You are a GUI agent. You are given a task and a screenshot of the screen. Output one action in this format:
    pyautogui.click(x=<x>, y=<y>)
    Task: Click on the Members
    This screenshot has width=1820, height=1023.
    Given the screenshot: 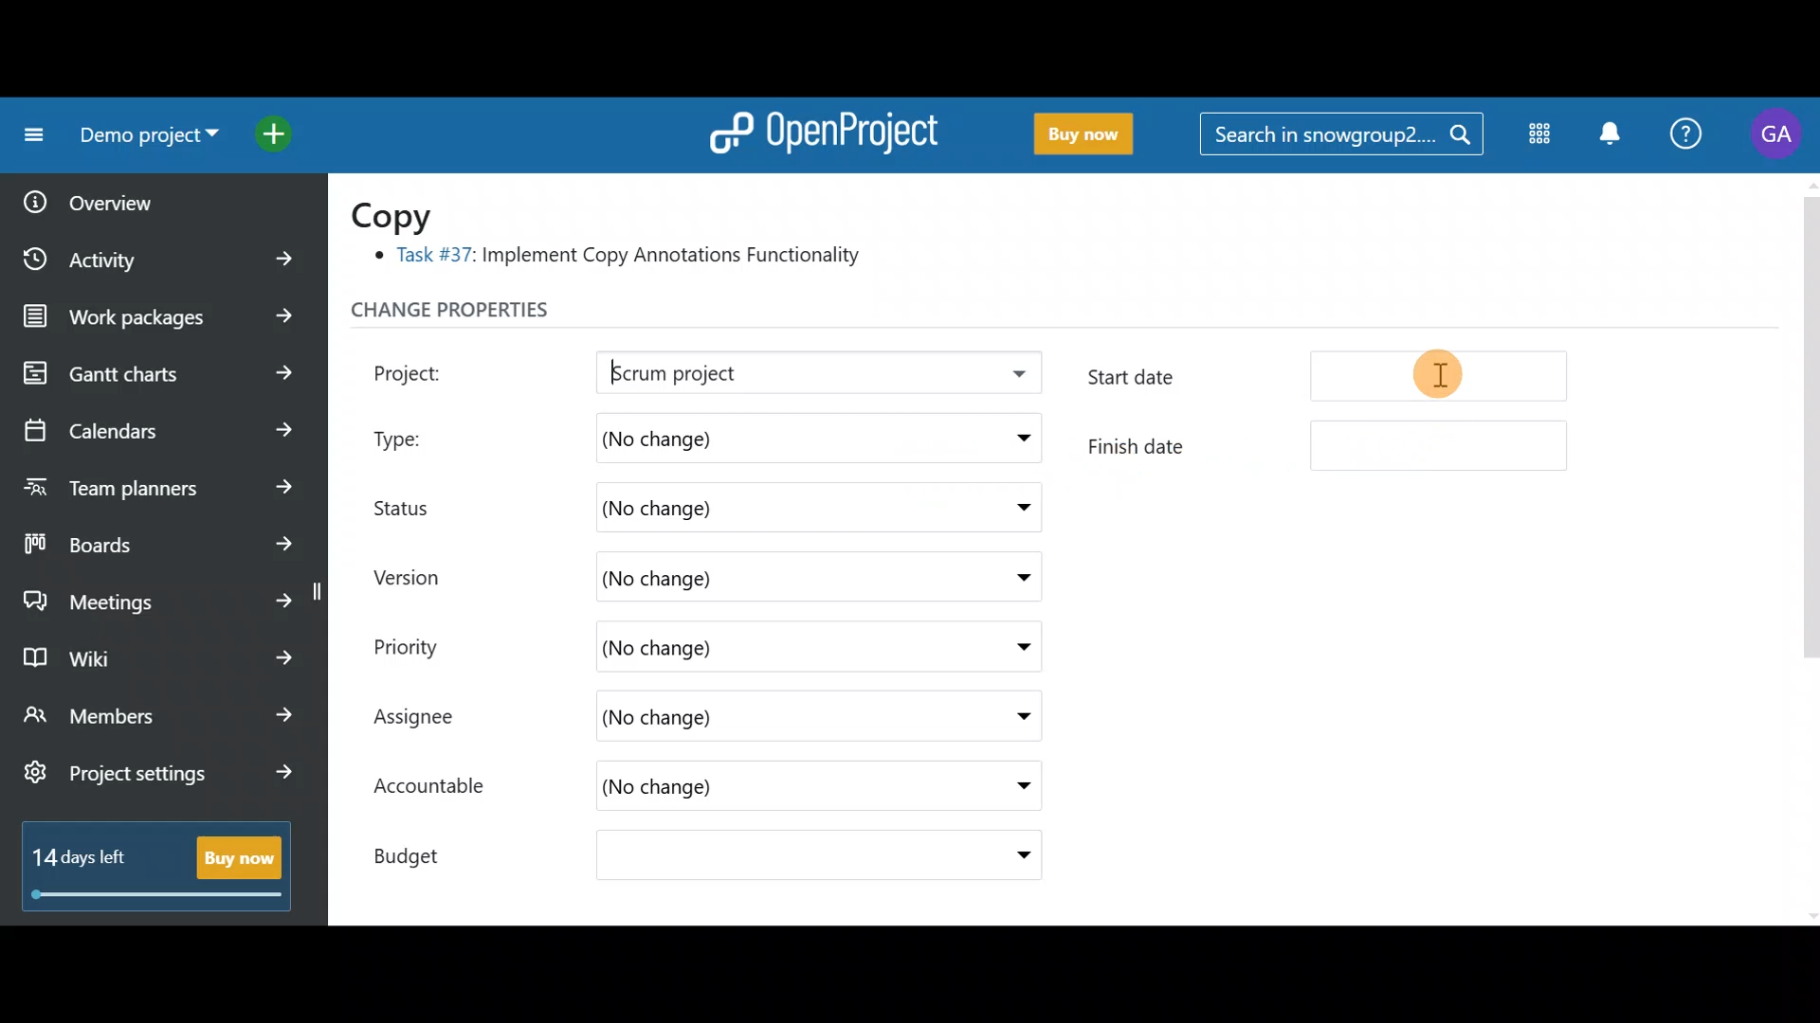 What is the action you would take?
    pyautogui.click(x=159, y=718)
    